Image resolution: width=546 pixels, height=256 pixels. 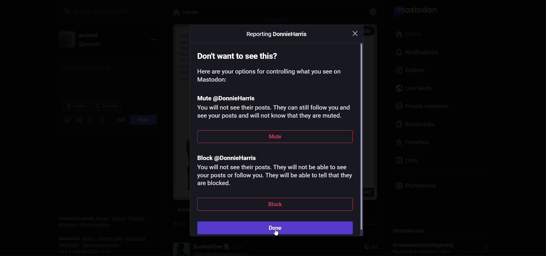 What do you see at coordinates (363, 138) in the screenshot?
I see `scroll bar` at bounding box center [363, 138].